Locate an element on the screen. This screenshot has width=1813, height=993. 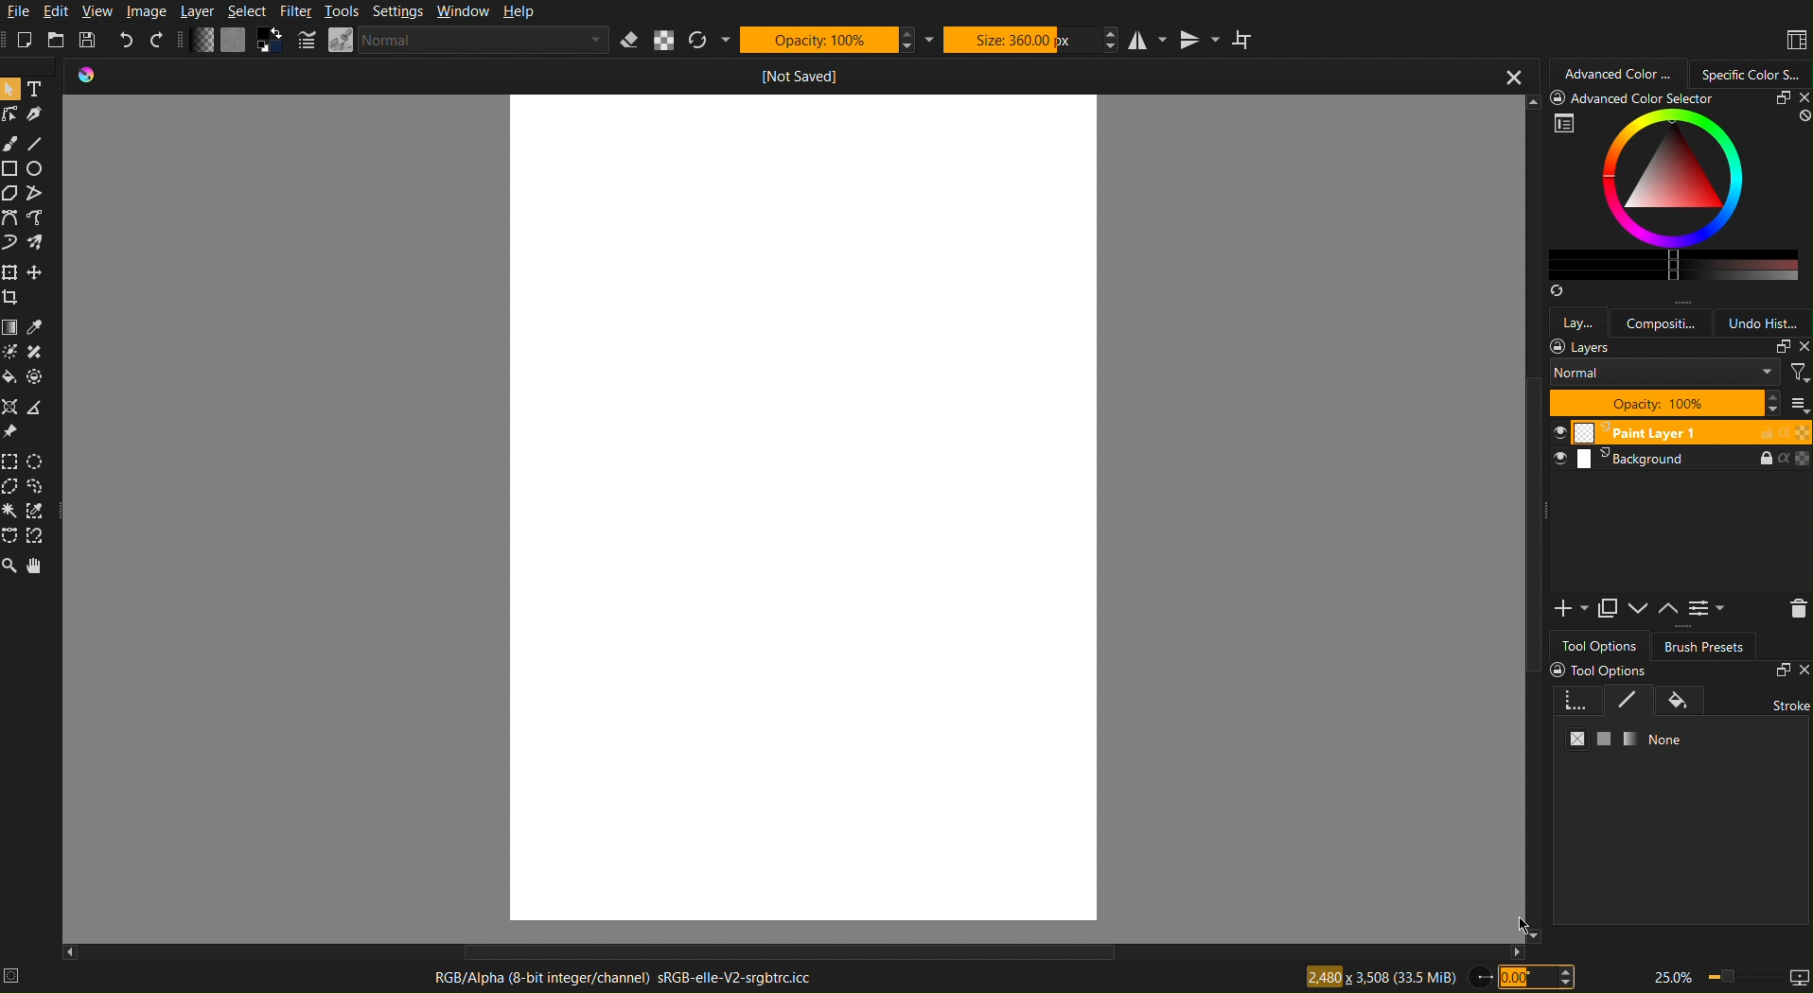
Tool Options is located at coordinates (1680, 719).